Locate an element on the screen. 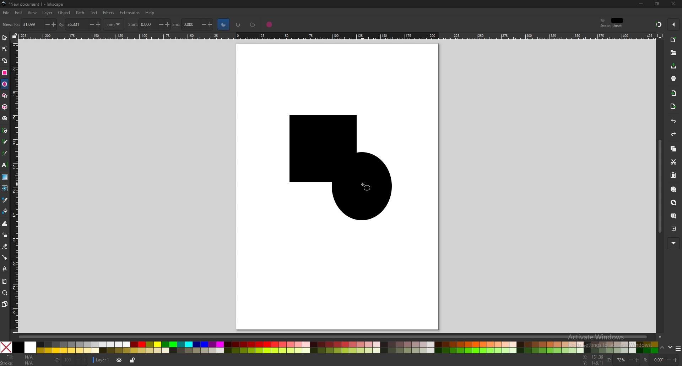 This screenshot has height=366, width=682. horizontal radius is located at coordinates (35, 24).